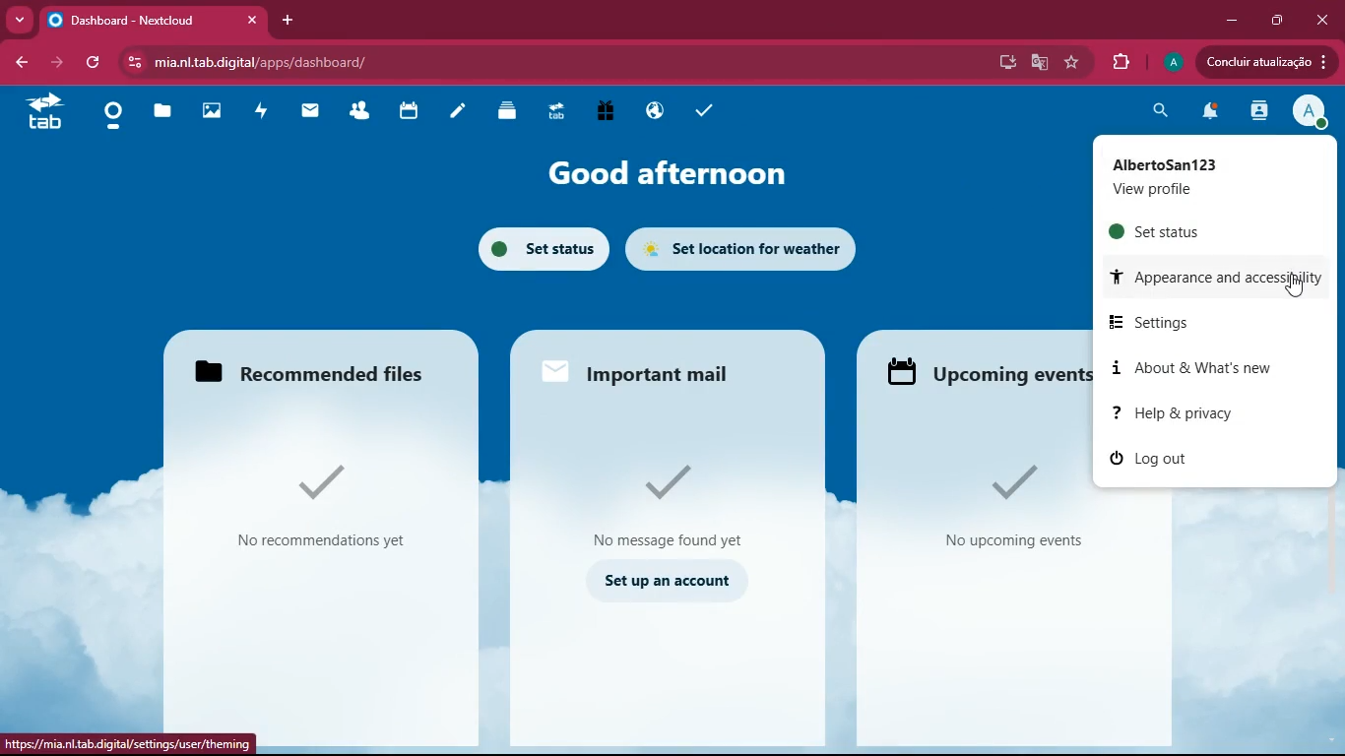  Describe the element at coordinates (267, 114) in the screenshot. I see `activity` at that location.